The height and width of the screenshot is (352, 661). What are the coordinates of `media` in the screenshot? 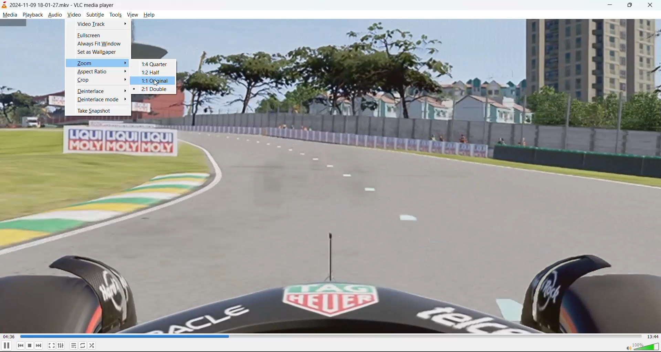 It's located at (9, 15).